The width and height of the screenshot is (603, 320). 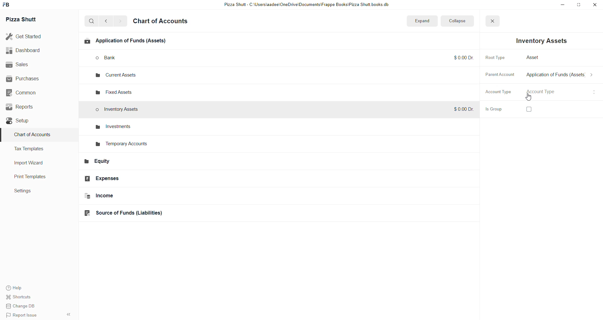 What do you see at coordinates (32, 163) in the screenshot?
I see `Import Wizard ` at bounding box center [32, 163].